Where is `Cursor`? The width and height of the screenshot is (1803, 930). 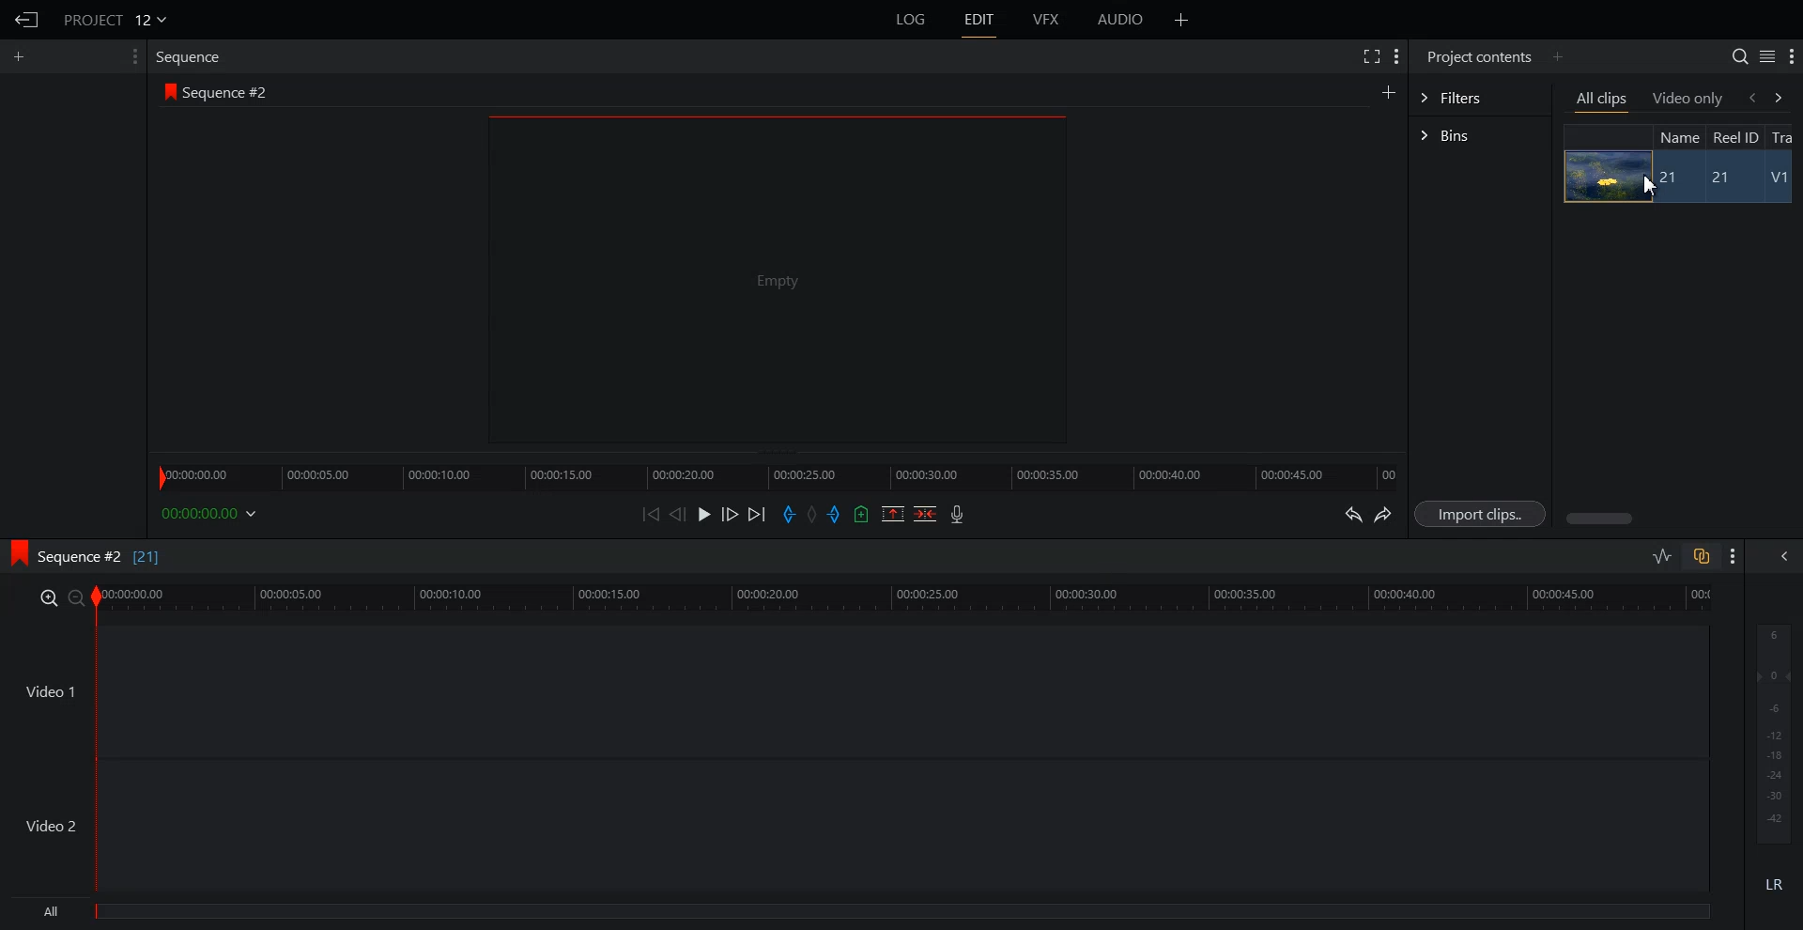
Cursor is located at coordinates (1651, 188).